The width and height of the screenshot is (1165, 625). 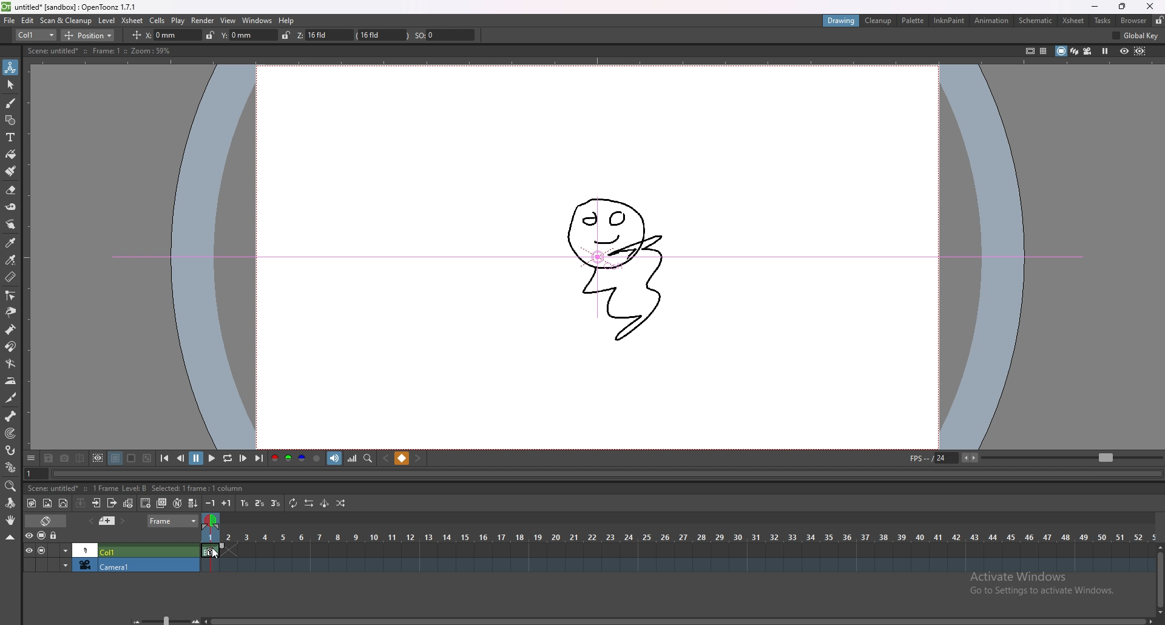 I want to click on sub camera preview, so click(x=1141, y=52).